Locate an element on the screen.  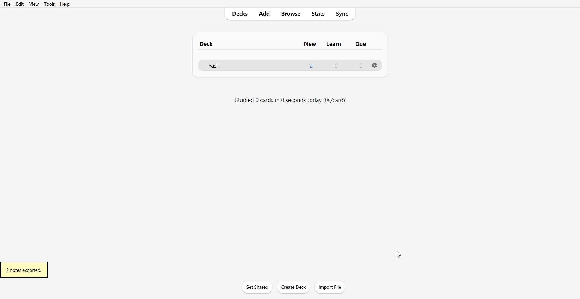
Sync is located at coordinates (344, 14).